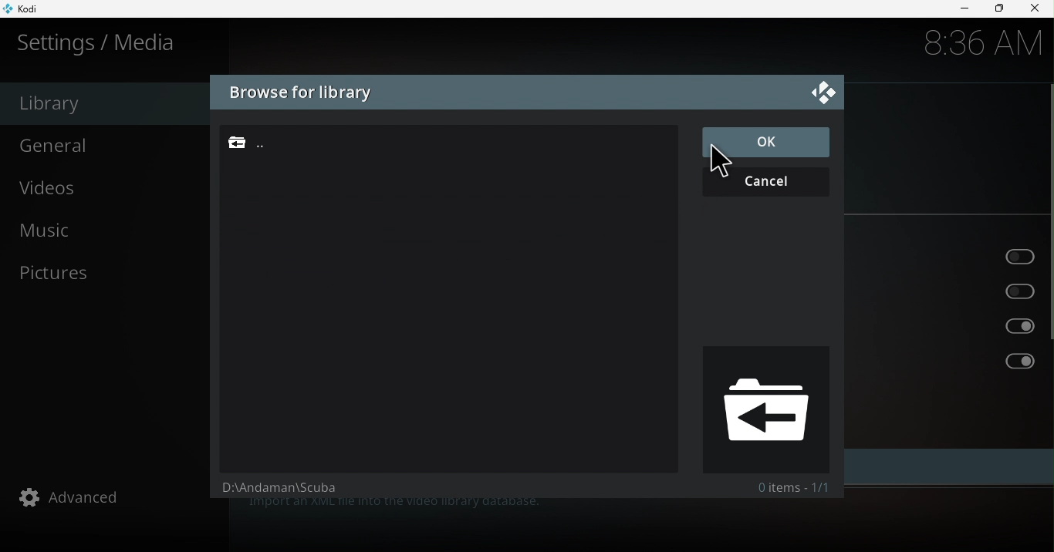  I want to click on Items, so click(792, 487).